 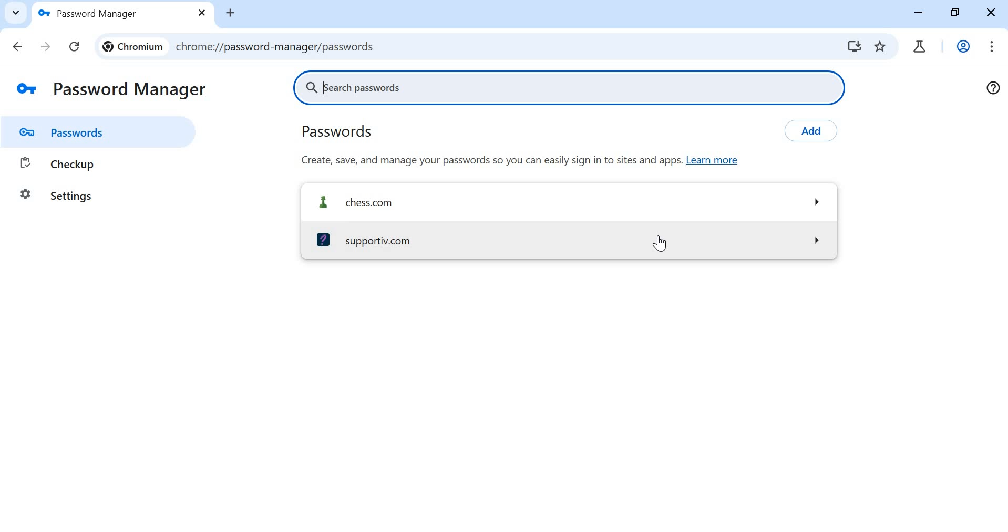 What do you see at coordinates (962, 46) in the screenshot?
I see `work` at bounding box center [962, 46].